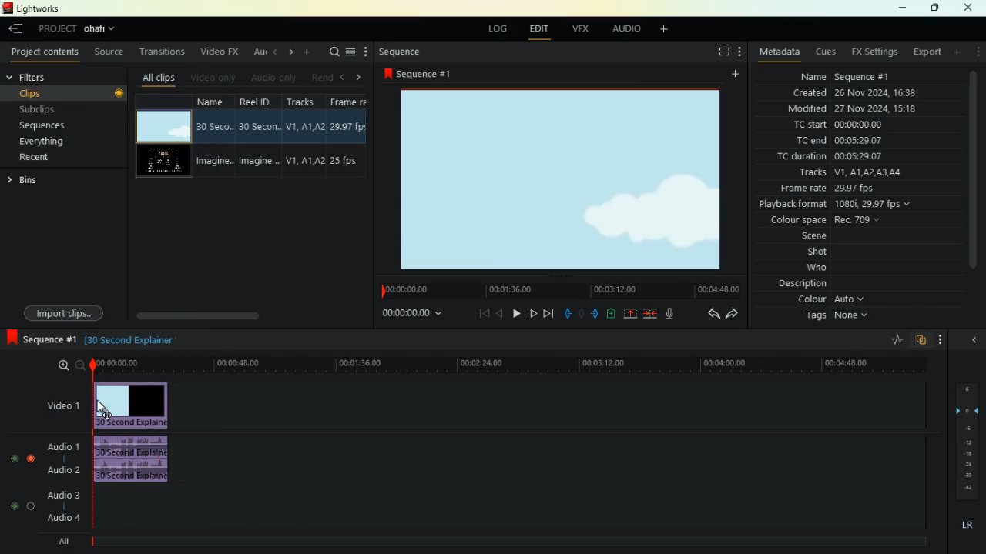  I want to click on up, so click(630, 314).